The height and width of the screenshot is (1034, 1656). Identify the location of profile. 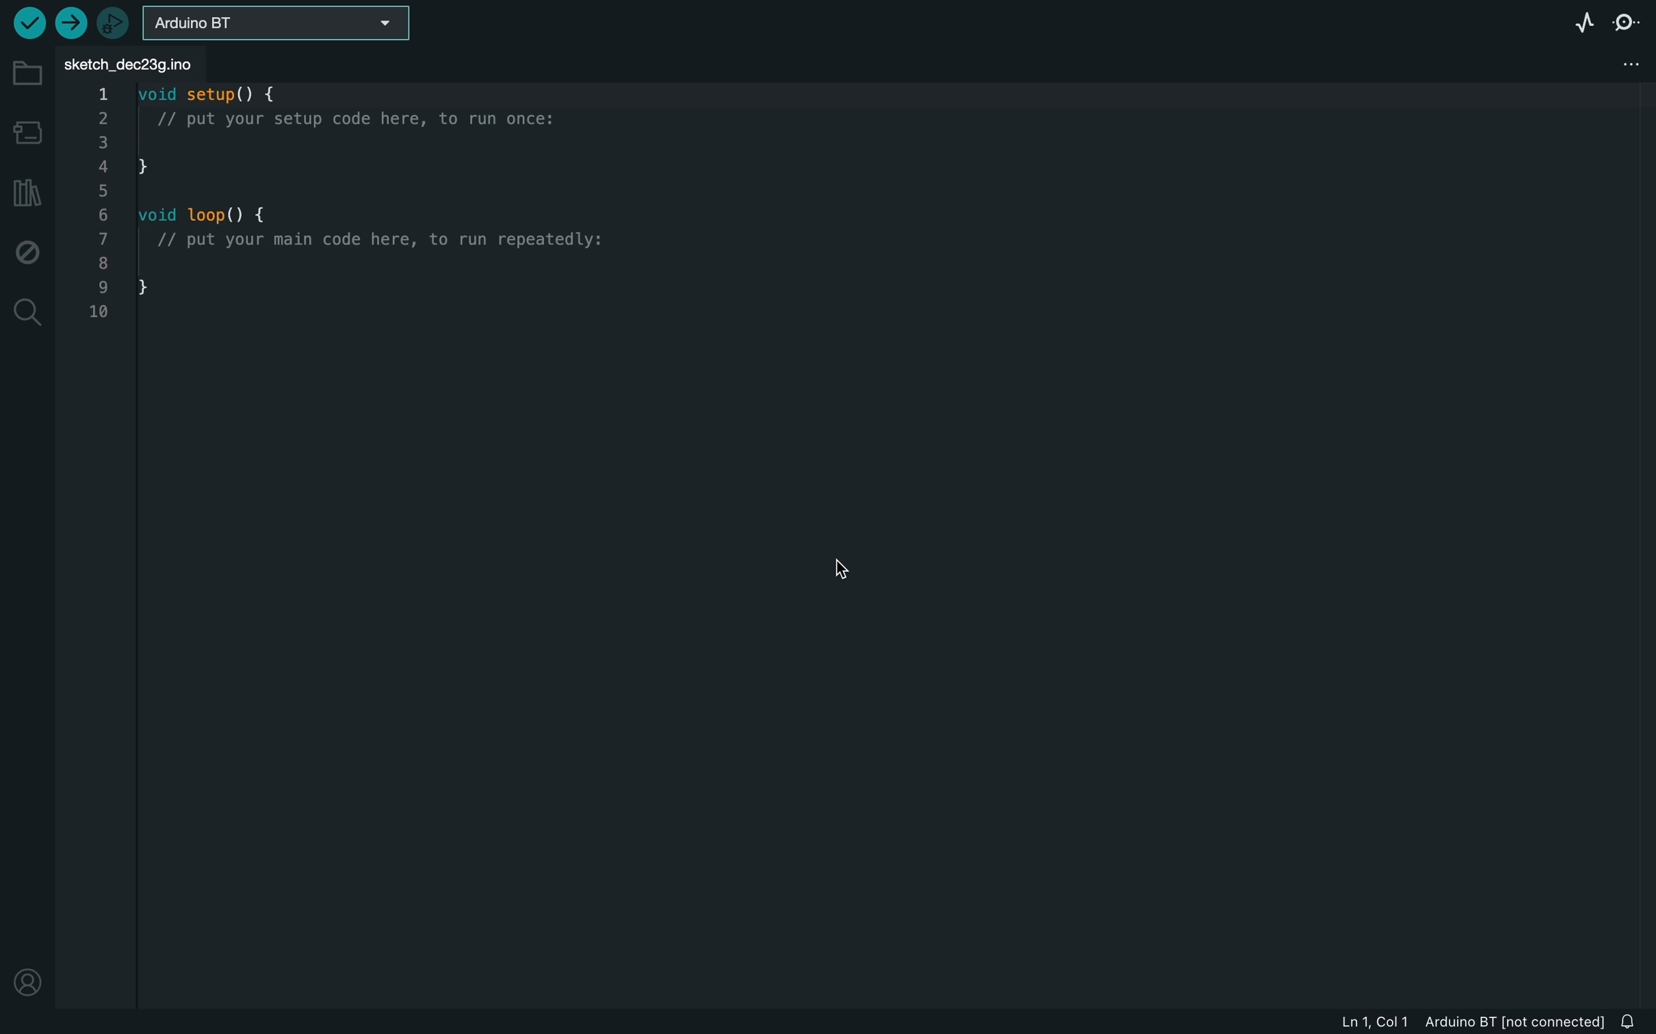
(30, 977).